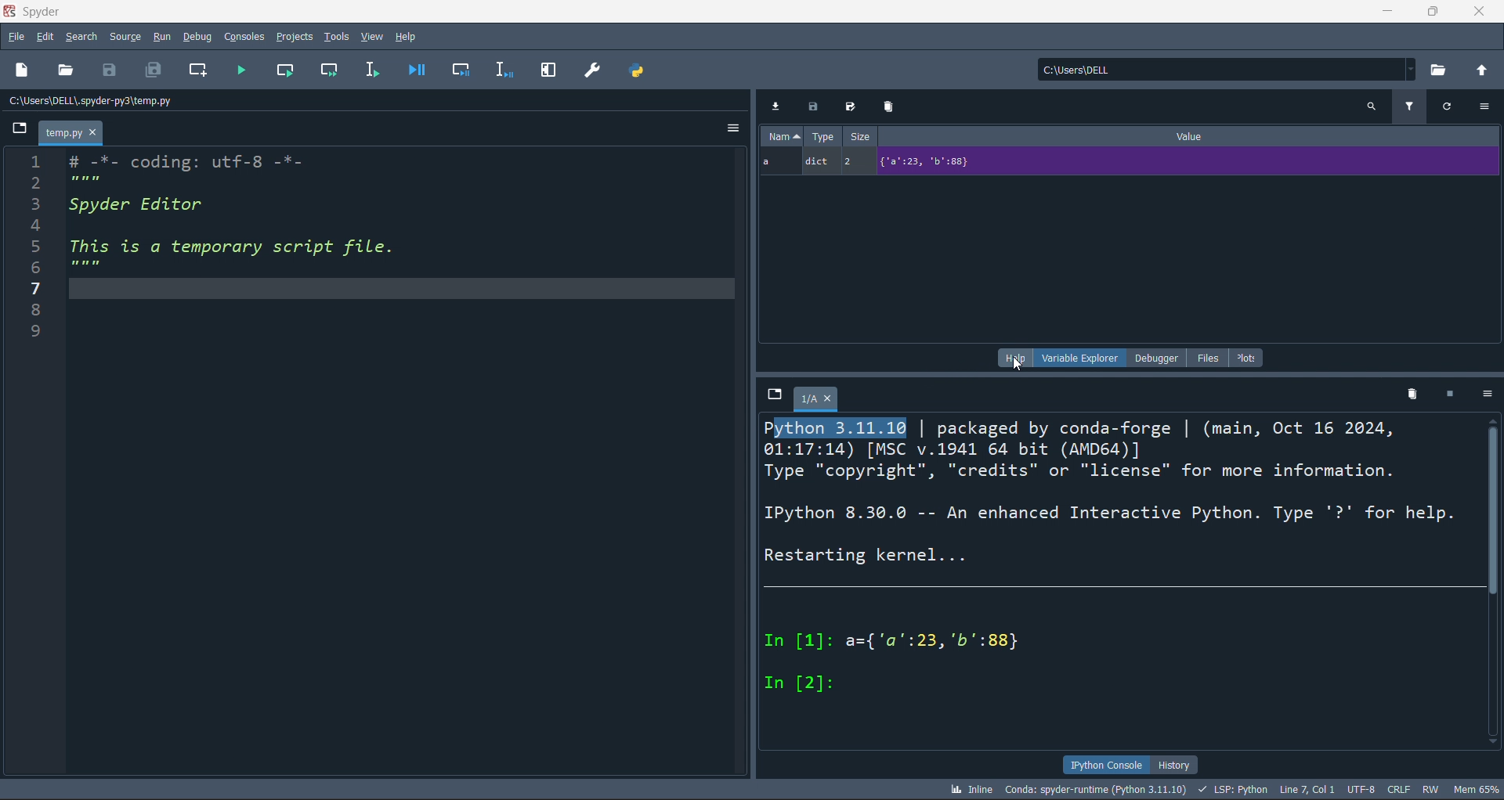 Image resolution: width=1504 pixels, height=800 pixels. What do you see at coordinates (1131, 163) in the screenshot?
I see `a, dict, 2, {'a': 25, 'b': 88} ` at bounding box center [1131, 163].